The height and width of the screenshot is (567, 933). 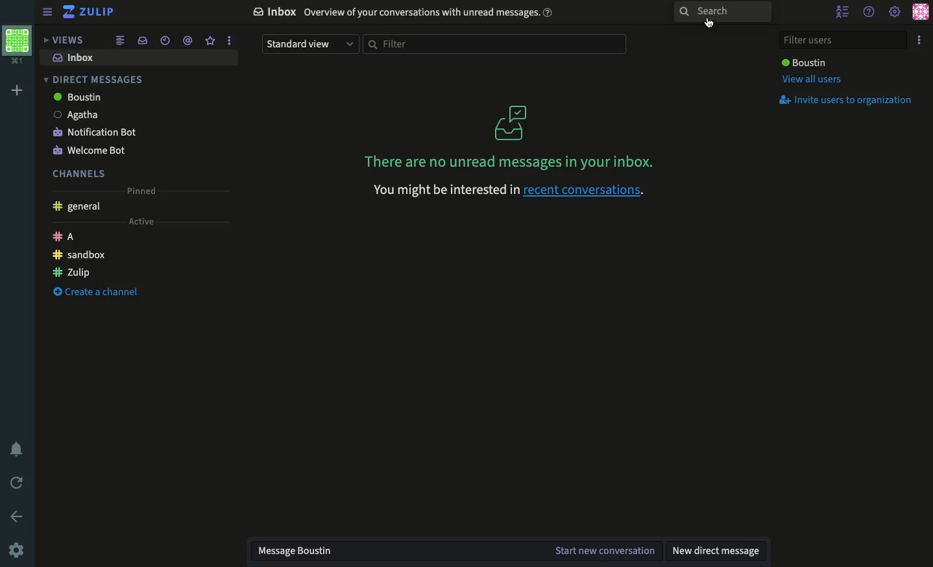 I want to click on Tagged, so click(x=187, y=41).